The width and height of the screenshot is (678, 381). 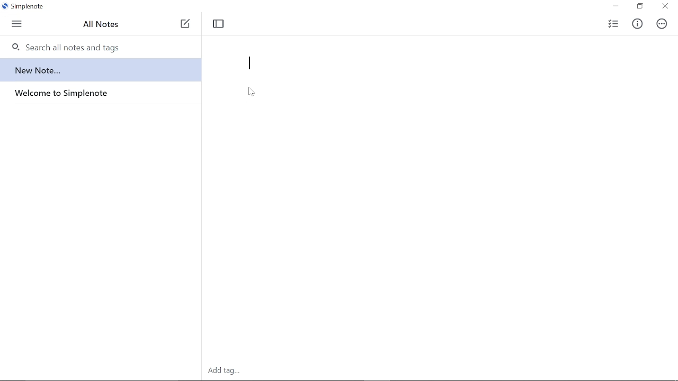 I want to click on Currently opened note, so click(x=97, y=67).